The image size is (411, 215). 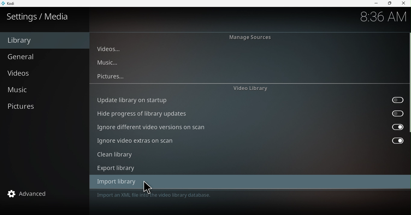 What do you see at coordinates (110, 63) in the screenshot?
I see `Music` at bounding box center [110, 63].